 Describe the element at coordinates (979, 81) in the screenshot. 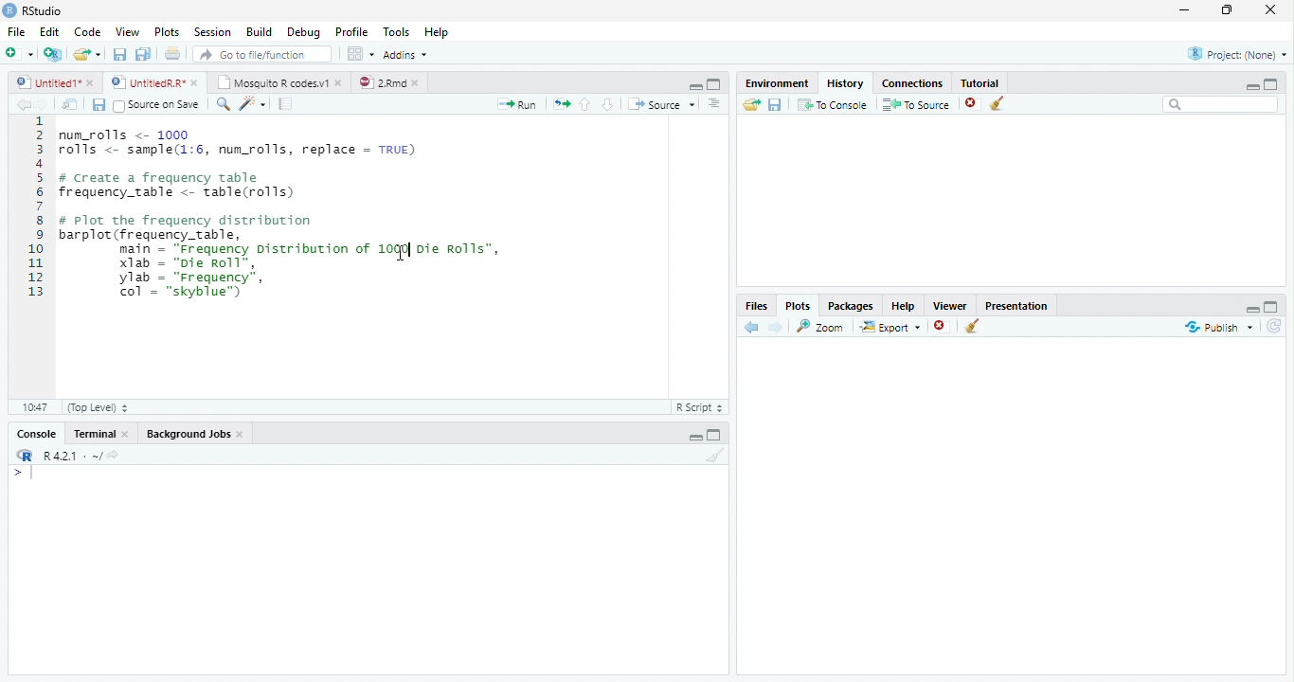

I see `Tutorial` at that location.